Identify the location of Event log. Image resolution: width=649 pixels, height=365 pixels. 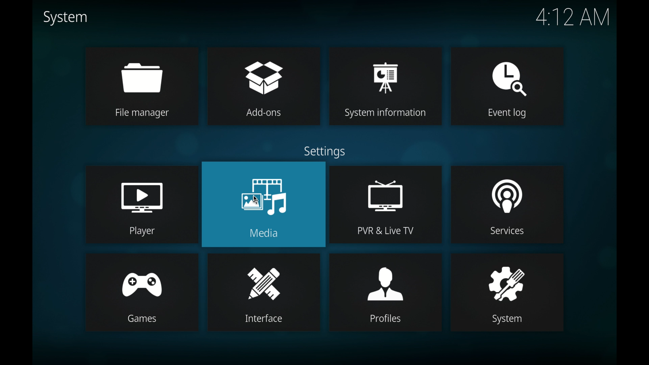
(510, 114).